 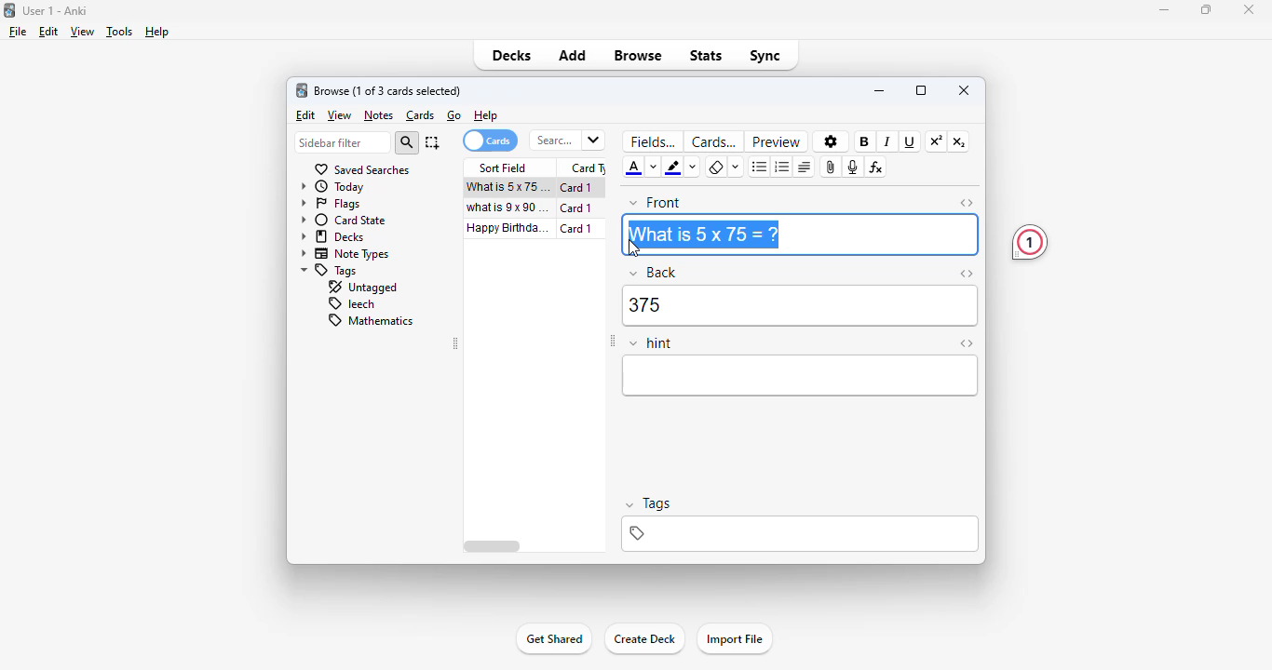 What do you see at coordinates (1207, 9) in the screenshot?
I see `maximize` at bounding box center [1207, 9].